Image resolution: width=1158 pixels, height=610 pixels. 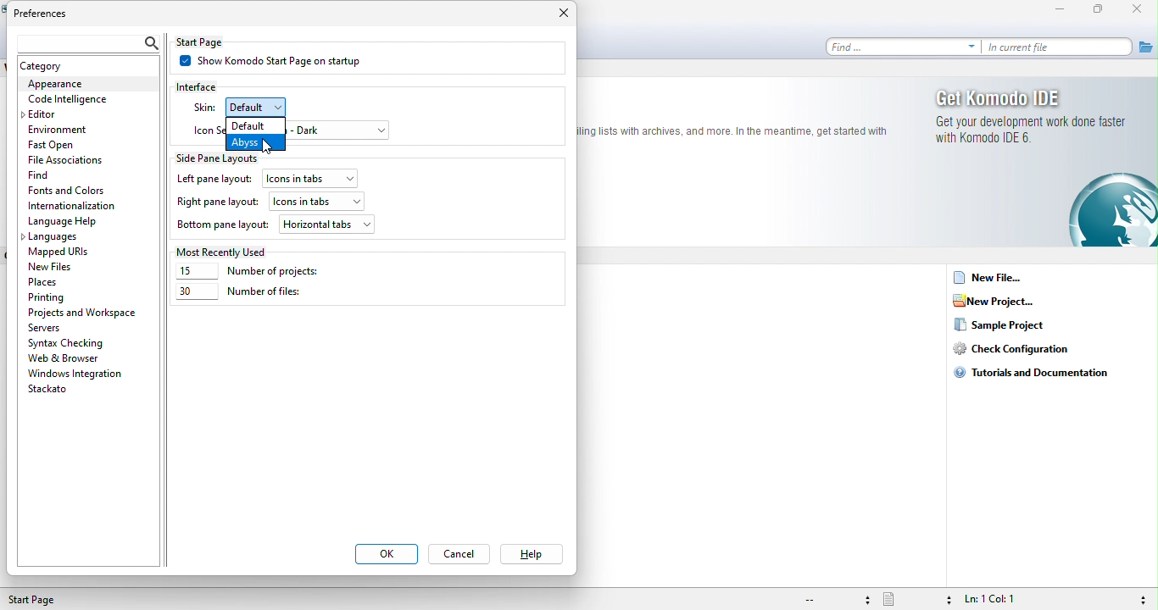 I want to click on file type, so click(x=916, y=599).